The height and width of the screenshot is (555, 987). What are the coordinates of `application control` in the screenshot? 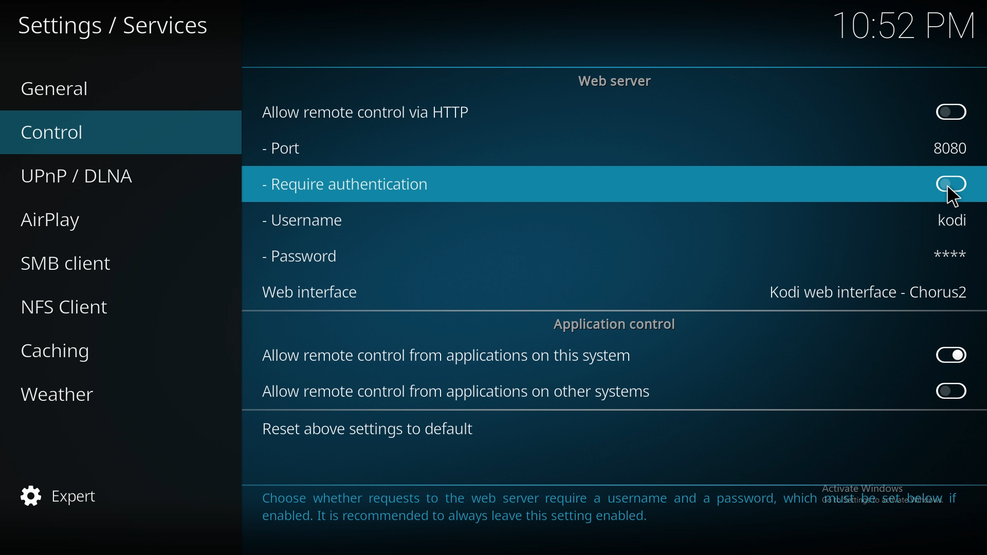 It's located at (618, 324).